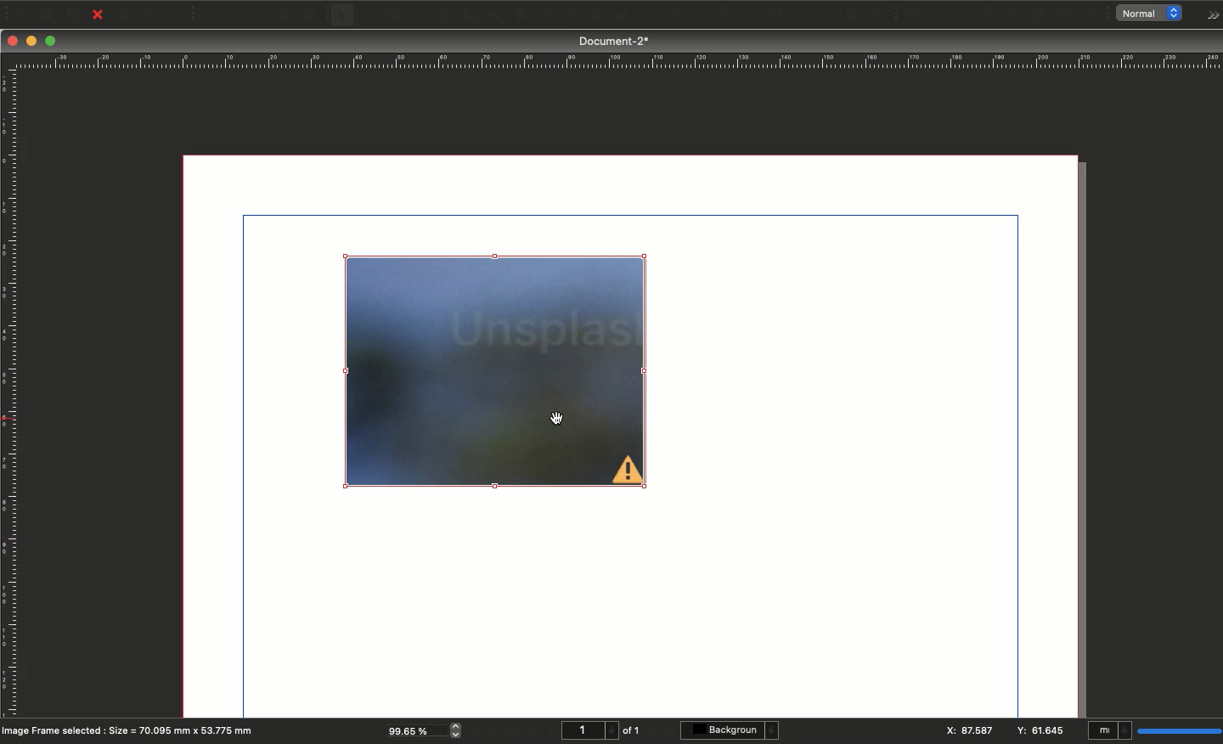  Describe the element at coordinates (1153, 14) in the screenshot. I see `normal` at that location.